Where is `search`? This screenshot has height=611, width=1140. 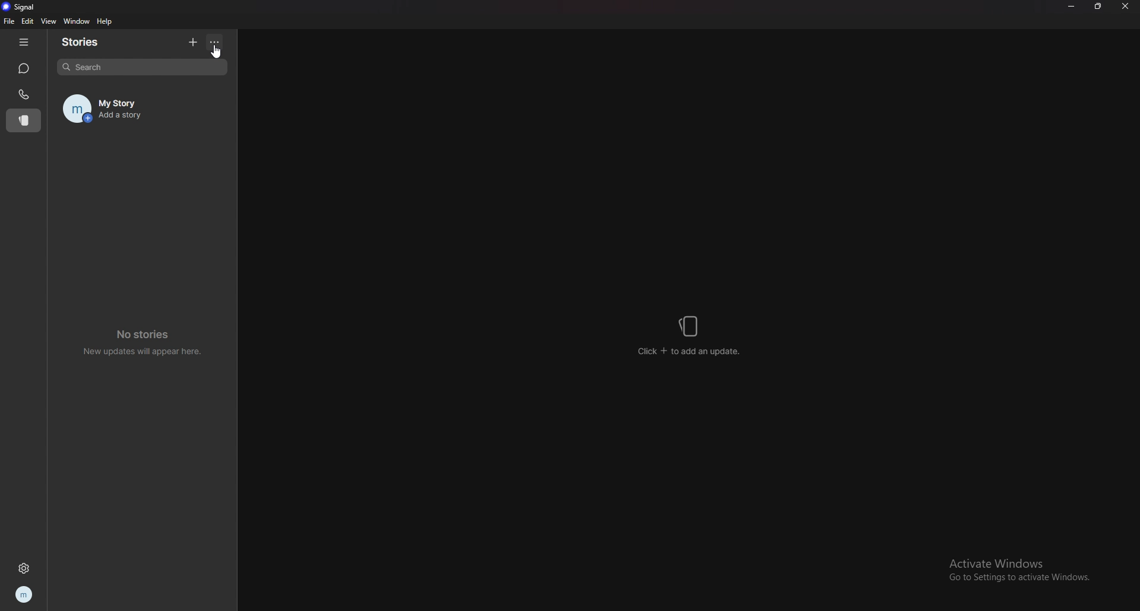 search is located at coordinates (142, 68).